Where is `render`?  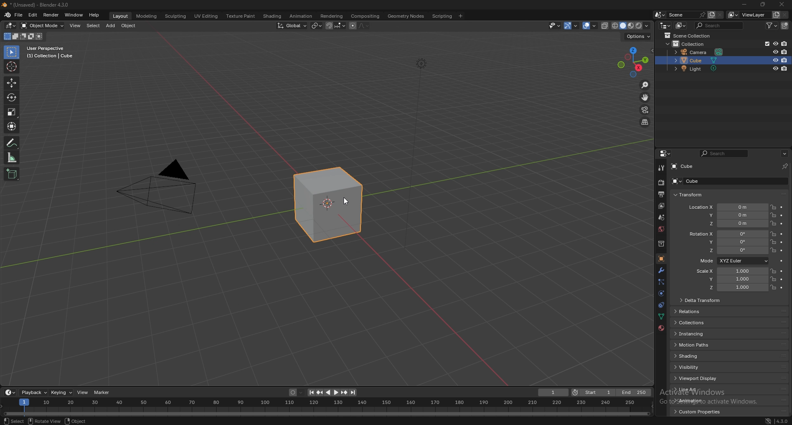
render is located at coordinates (51, 15).